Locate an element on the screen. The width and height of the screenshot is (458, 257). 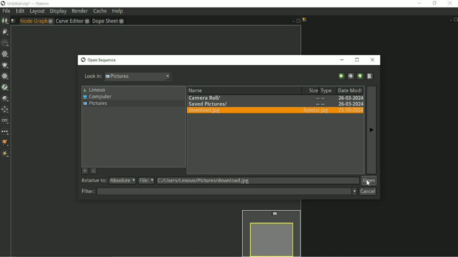
26-03-2024 is located at coordinates (349, 104).